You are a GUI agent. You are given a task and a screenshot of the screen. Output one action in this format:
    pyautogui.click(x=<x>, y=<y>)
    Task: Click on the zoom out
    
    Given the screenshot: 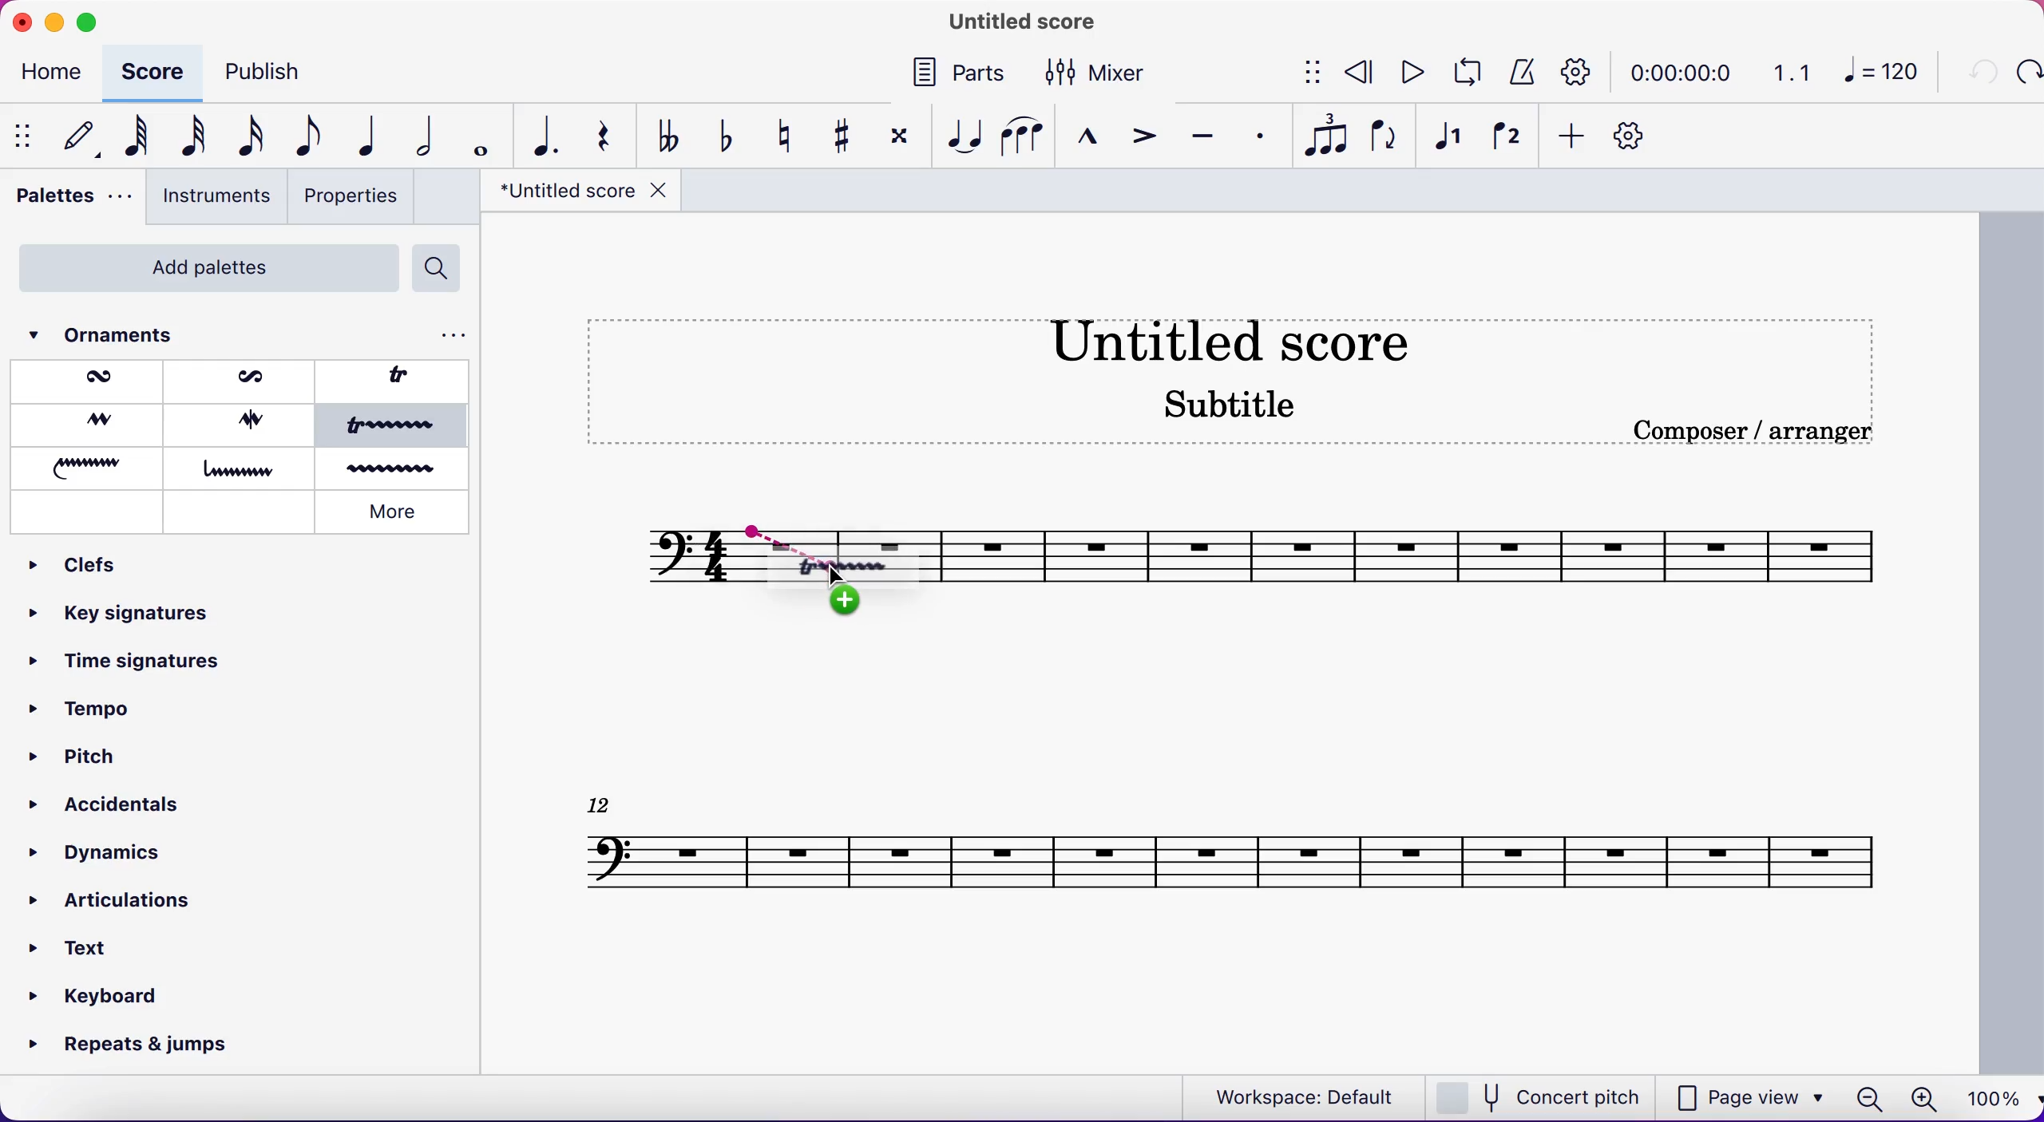 What is the action you would take?
    pyautogui.click(x=1868, y=1099)
    